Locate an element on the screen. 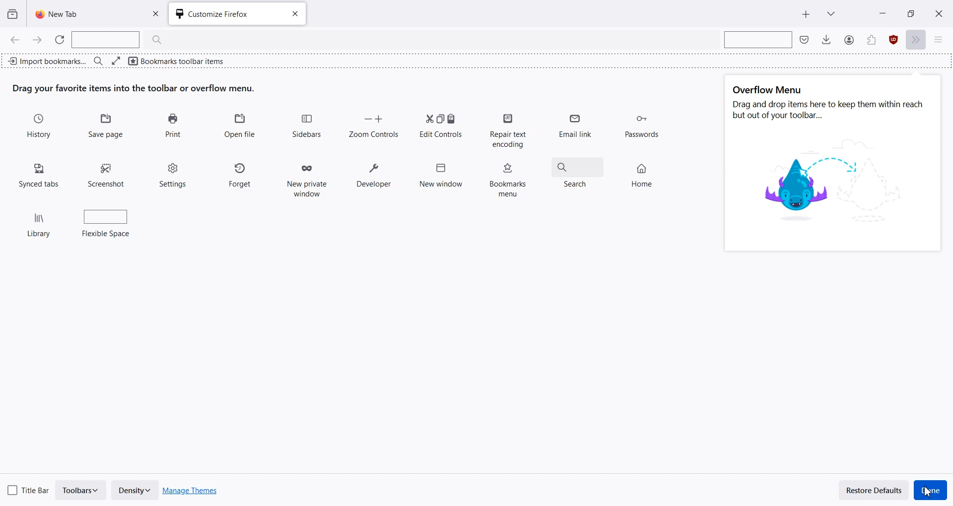 The height and width of the screenshot is (506, 953). New private window is located at coordinates (306, 177).